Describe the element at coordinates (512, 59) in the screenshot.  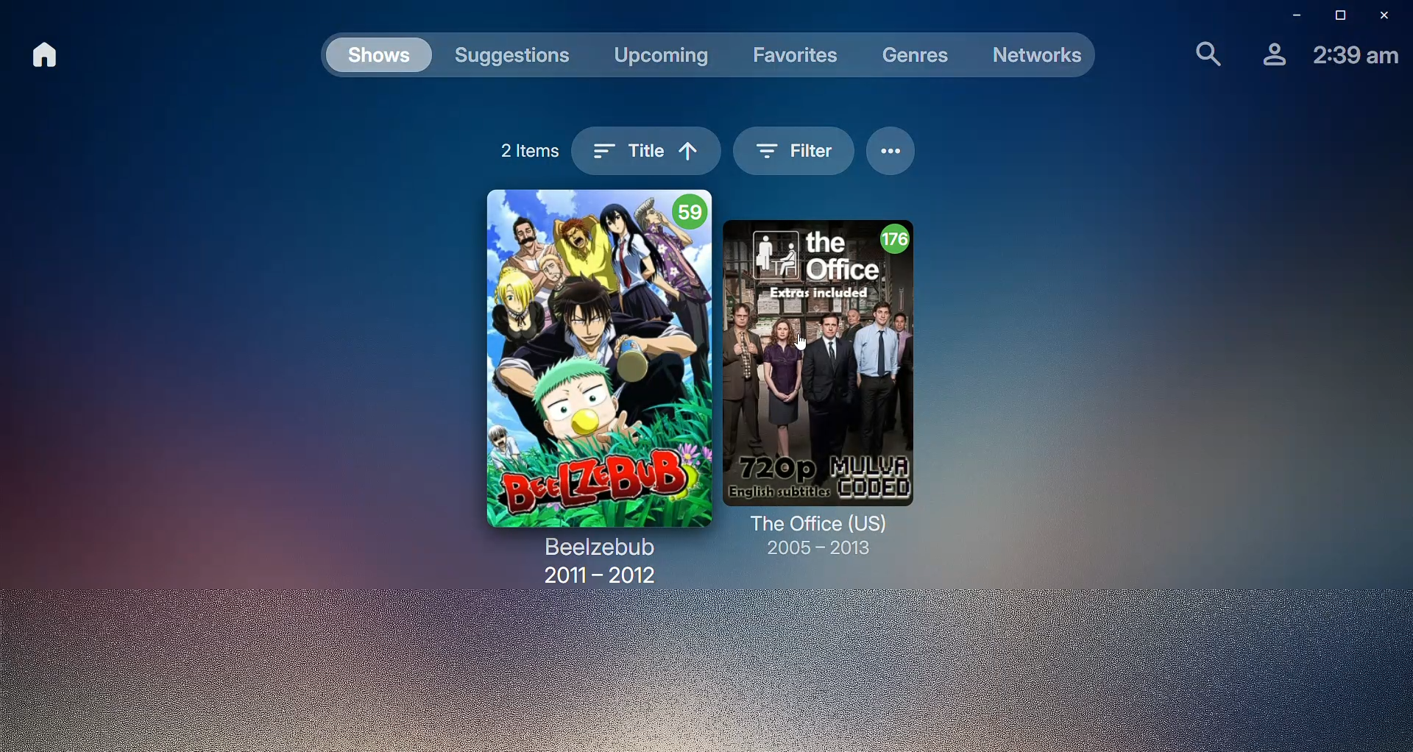
I see `Suggestions` at that location.